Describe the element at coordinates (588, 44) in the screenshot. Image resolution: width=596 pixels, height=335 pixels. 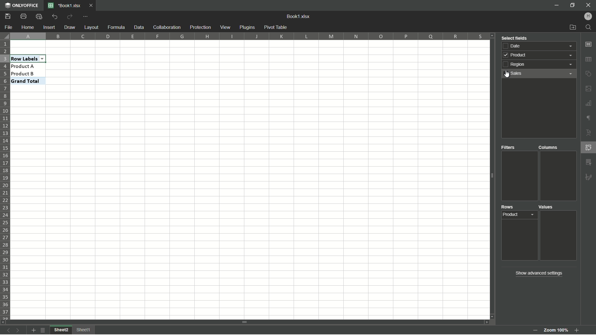
I see `cell settings` at that location.